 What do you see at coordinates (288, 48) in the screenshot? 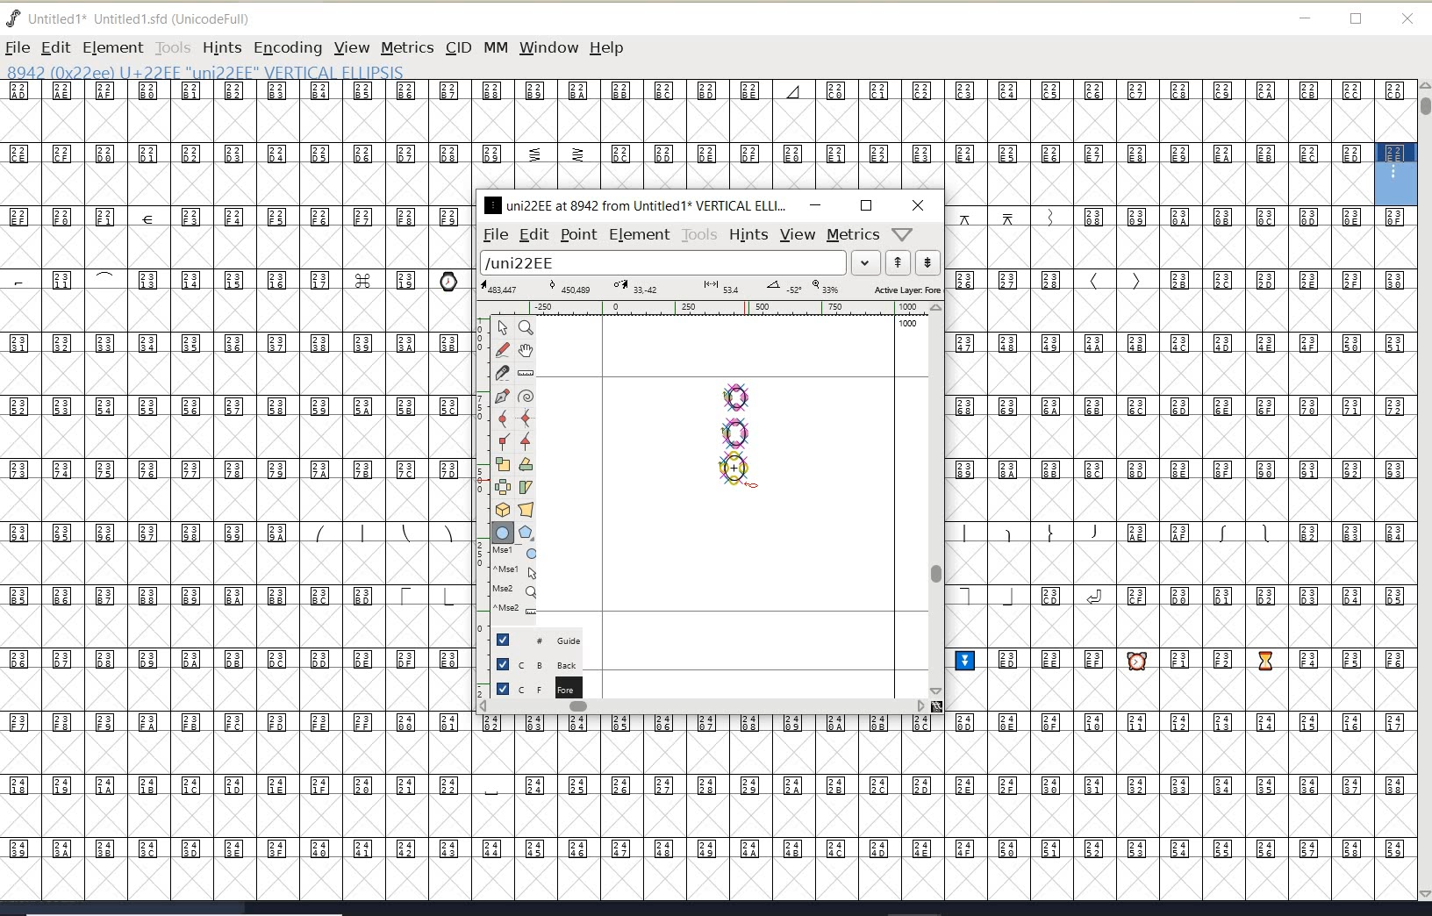
I see `ENCODING` at bounding box center [288, 48].